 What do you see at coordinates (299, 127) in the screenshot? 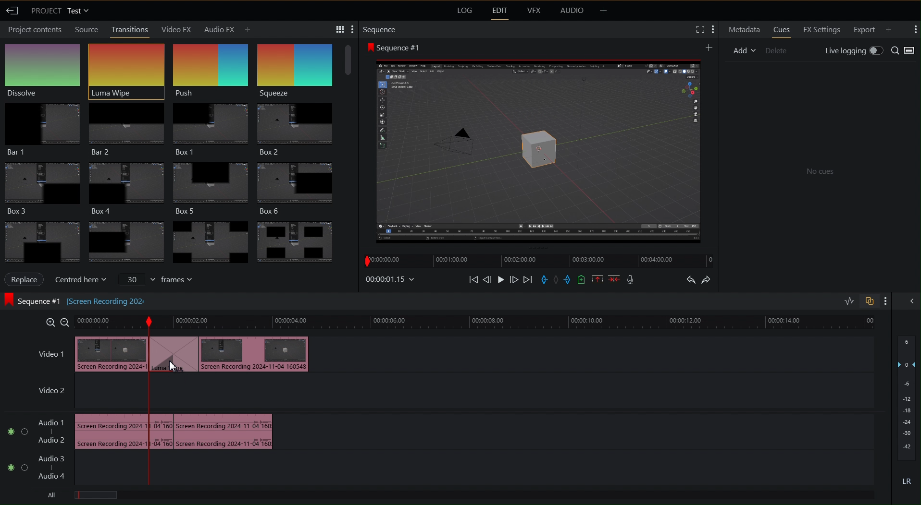
I see `Box 2` at bounding box center [299, 127].